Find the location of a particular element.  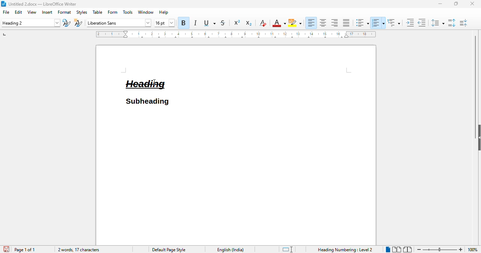

align left is located at coordinates (311, 22).